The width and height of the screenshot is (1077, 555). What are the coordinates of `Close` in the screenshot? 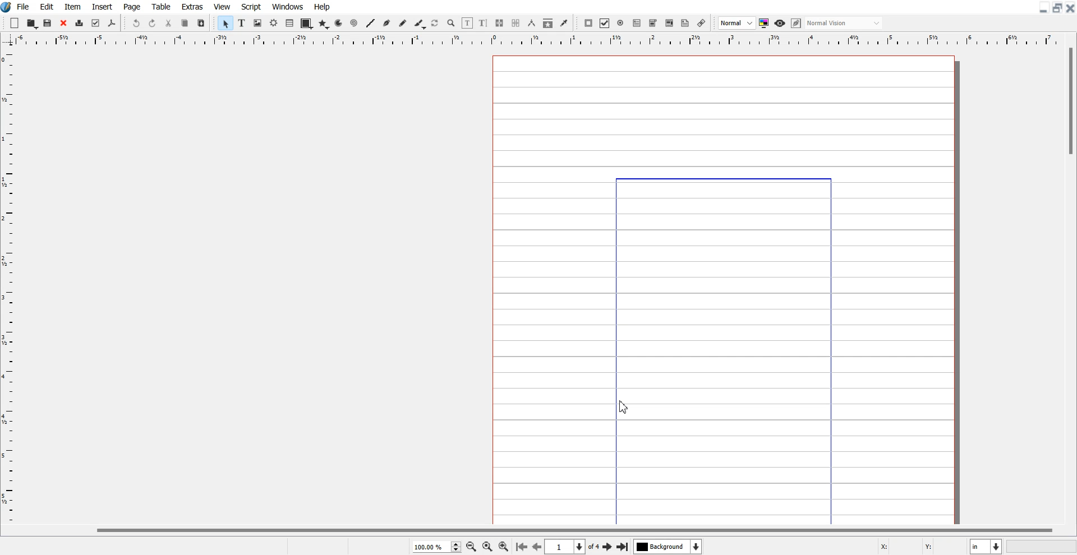 It's located at (1070, 7).